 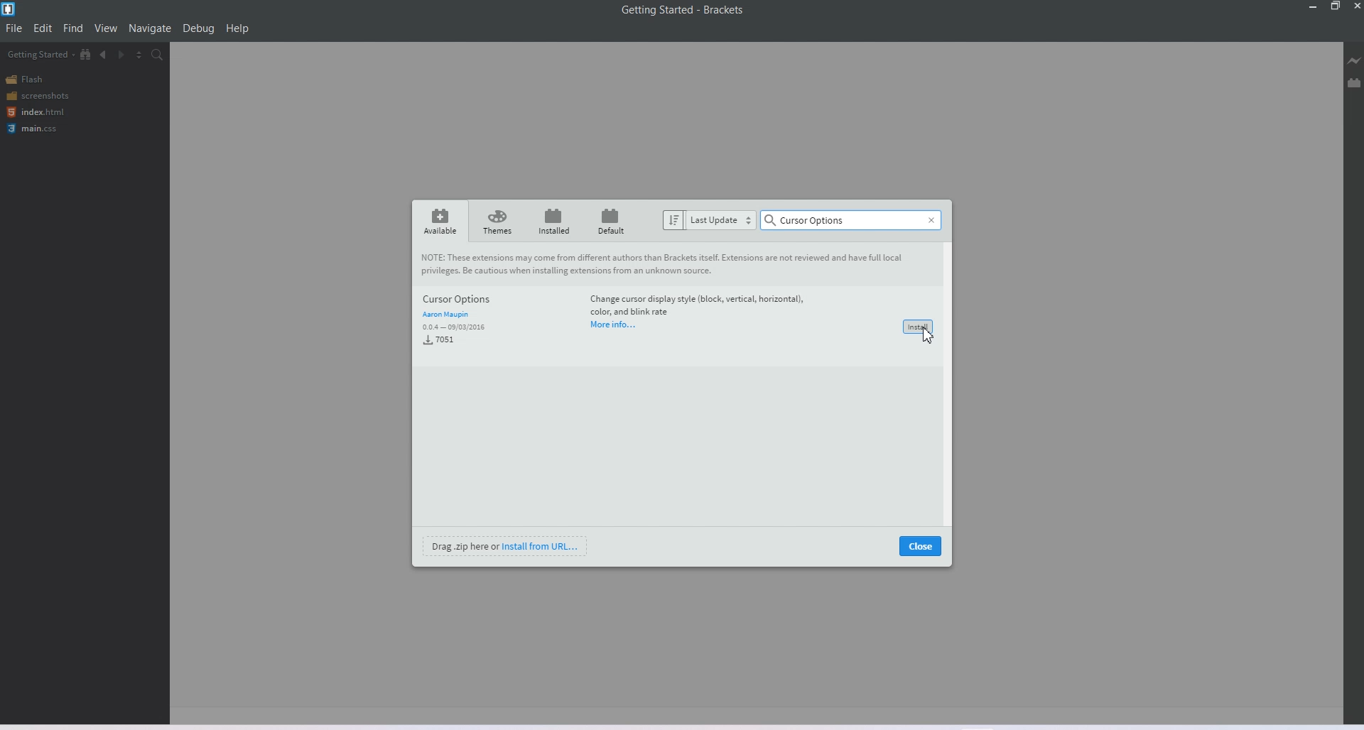 I want to click on extension information, so click(x=696, y=305).